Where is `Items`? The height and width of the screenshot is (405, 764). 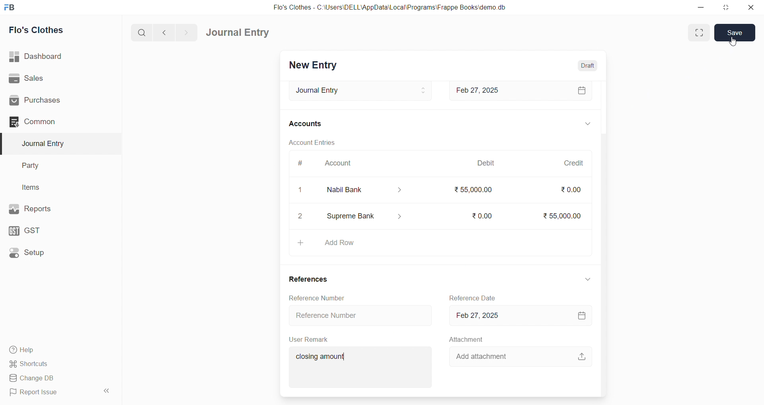 Items is located at coordinates (34, 187).